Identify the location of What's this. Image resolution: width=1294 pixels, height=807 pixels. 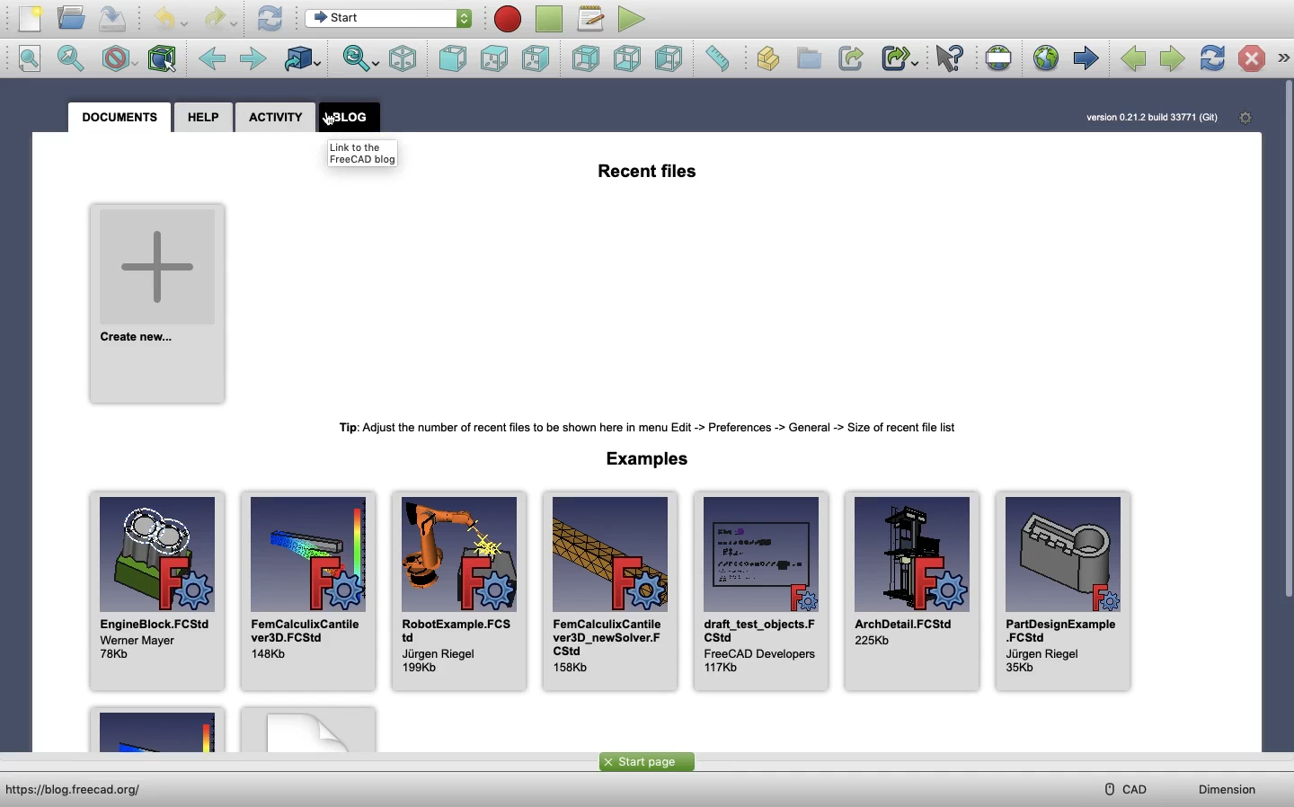
(949, 59).